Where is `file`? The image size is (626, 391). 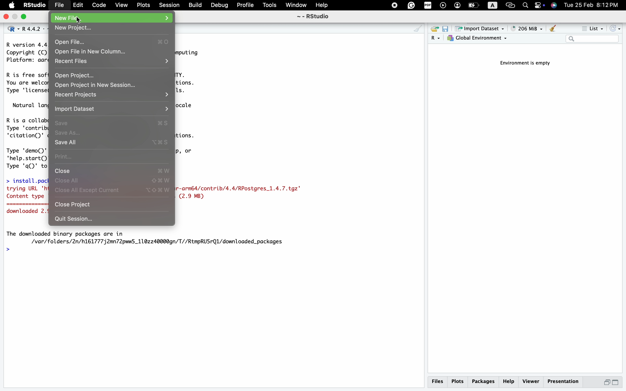
file is located at coordinates (59, 5).